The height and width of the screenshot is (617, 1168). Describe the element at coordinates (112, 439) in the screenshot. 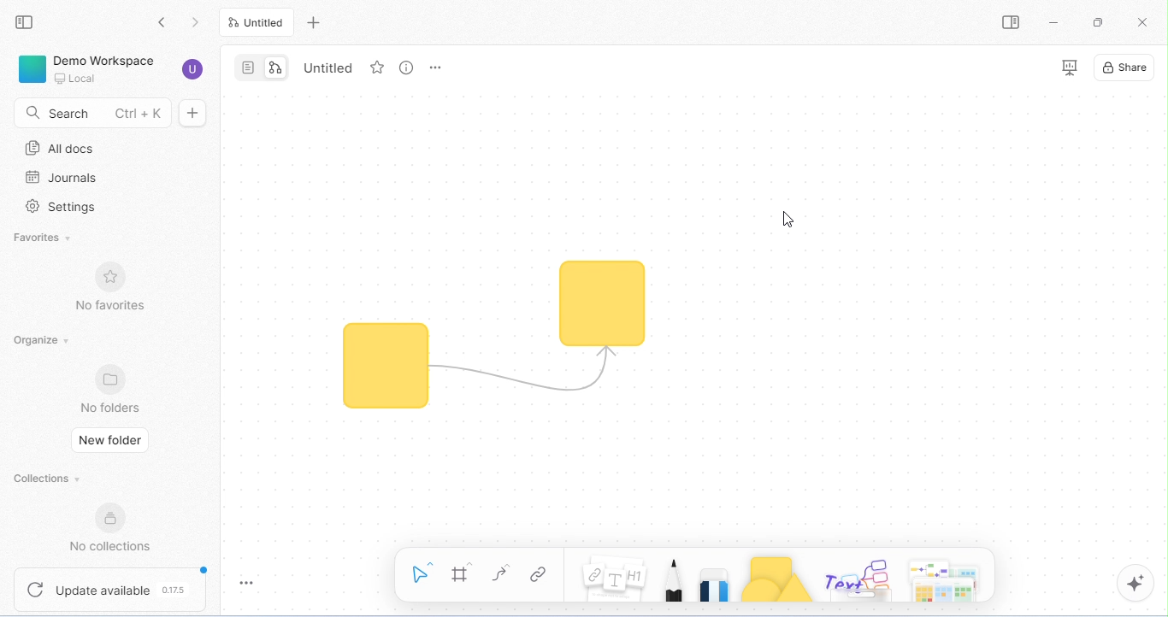

I see `new folder` at that location.